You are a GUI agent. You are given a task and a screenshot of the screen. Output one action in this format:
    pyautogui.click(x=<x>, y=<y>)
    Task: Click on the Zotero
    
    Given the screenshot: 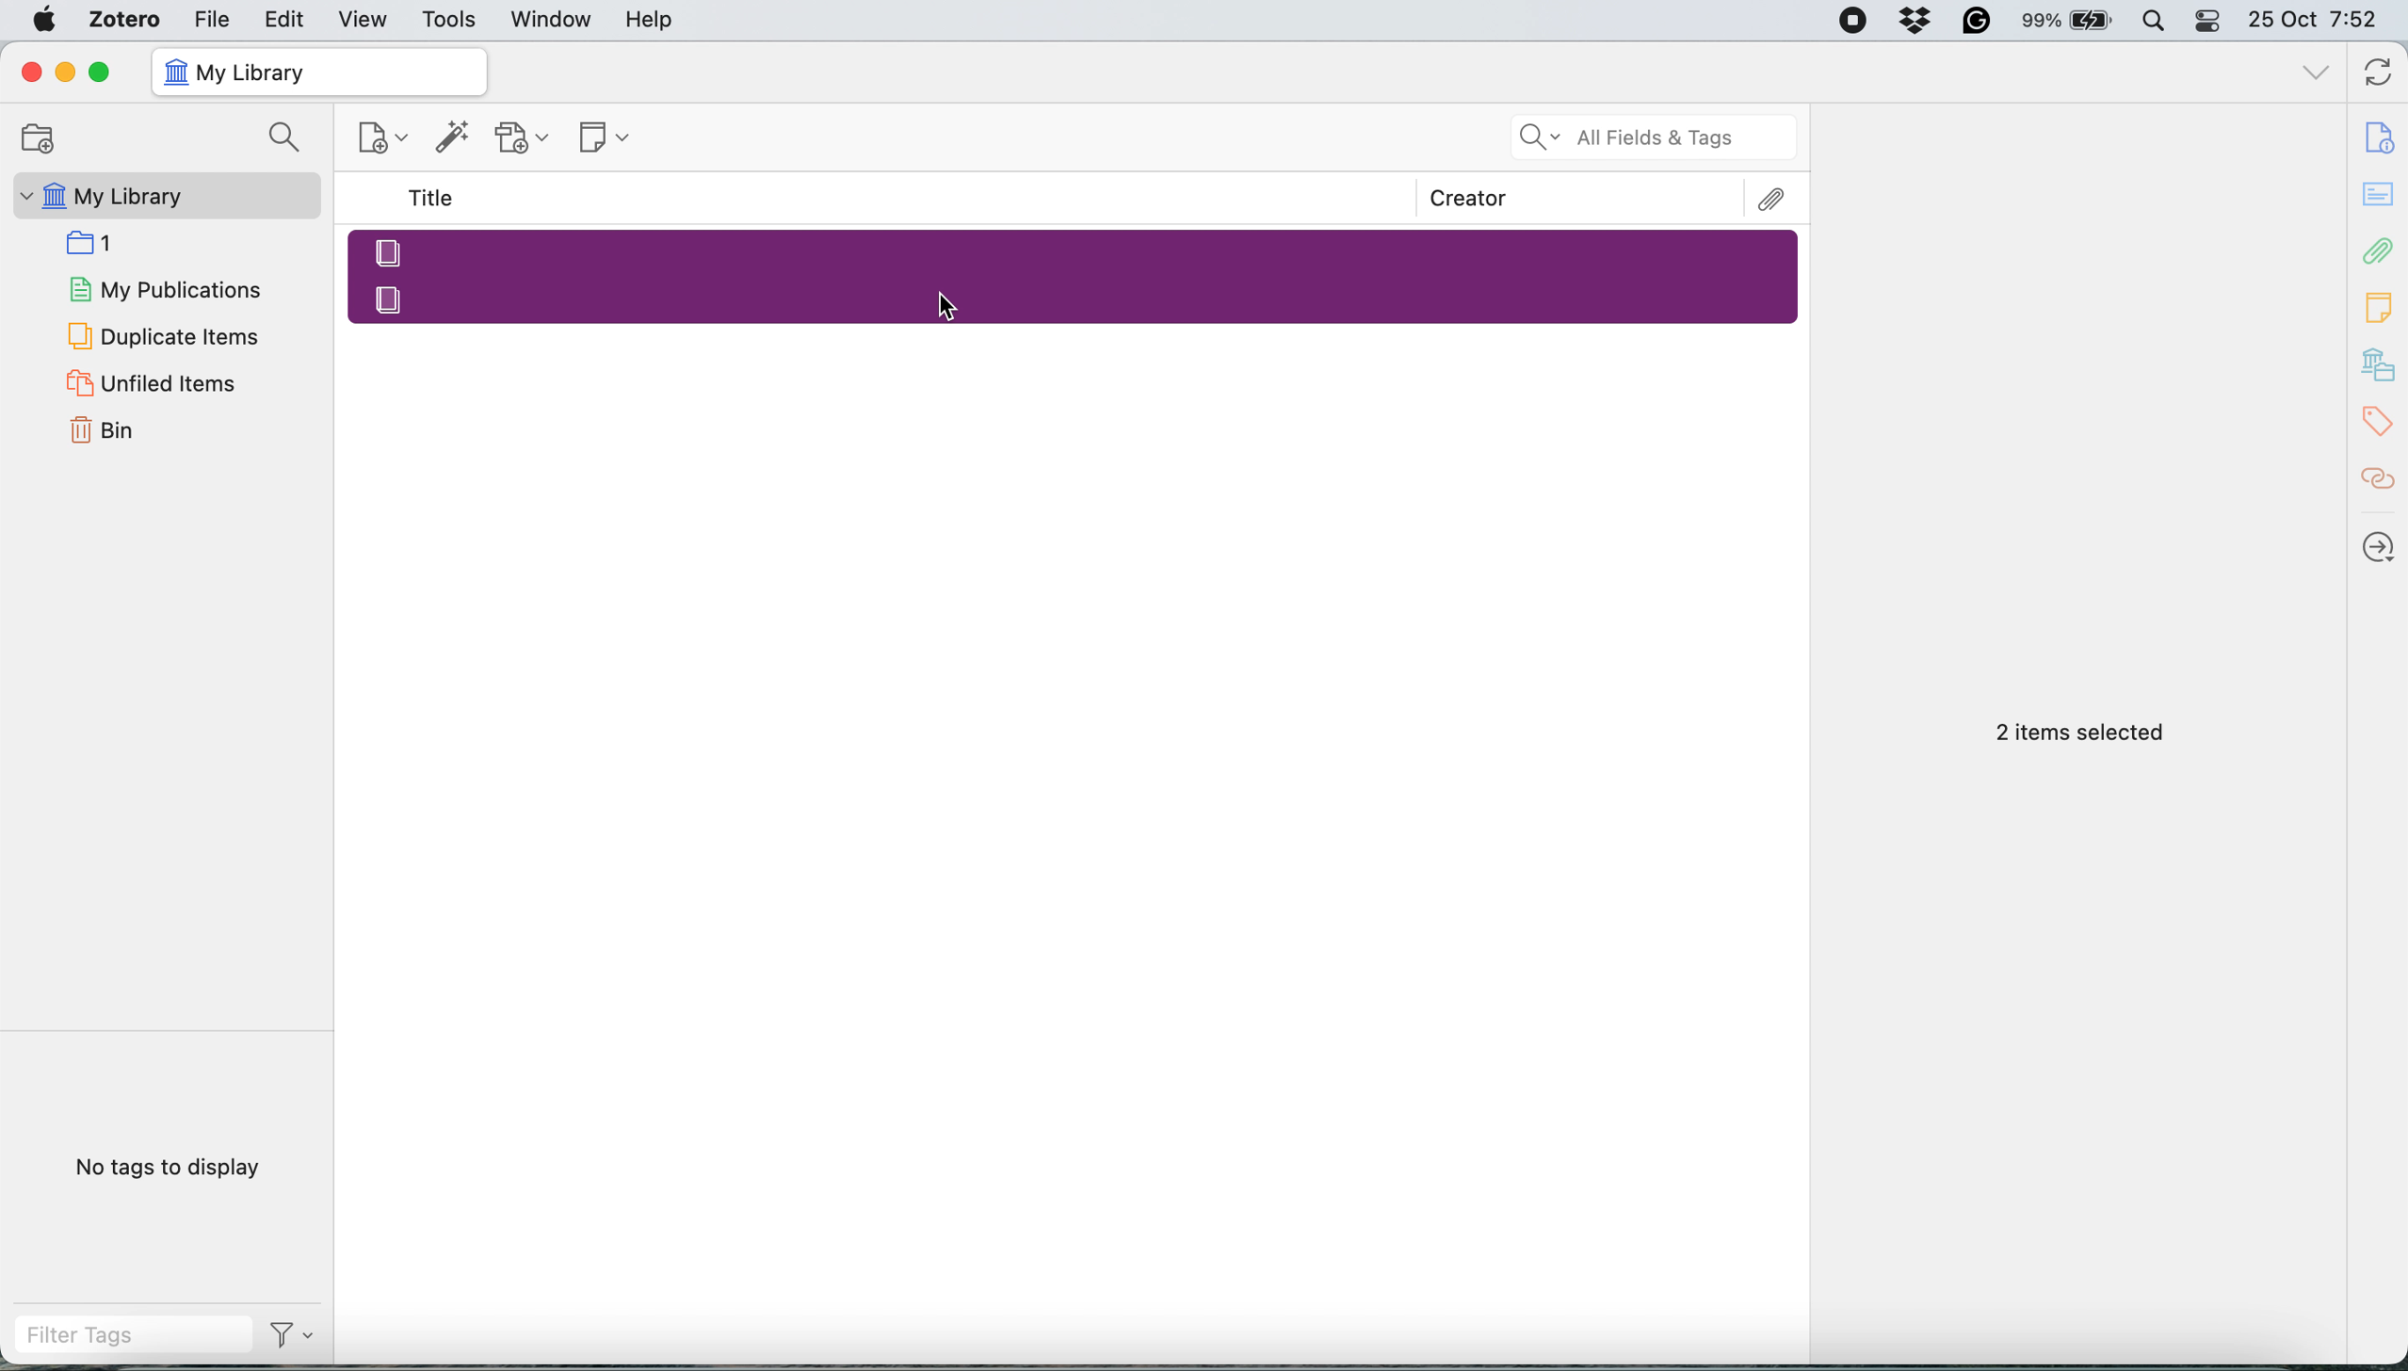 What is the action you would take?
    pyautogui.click(x=126, y=19)
    